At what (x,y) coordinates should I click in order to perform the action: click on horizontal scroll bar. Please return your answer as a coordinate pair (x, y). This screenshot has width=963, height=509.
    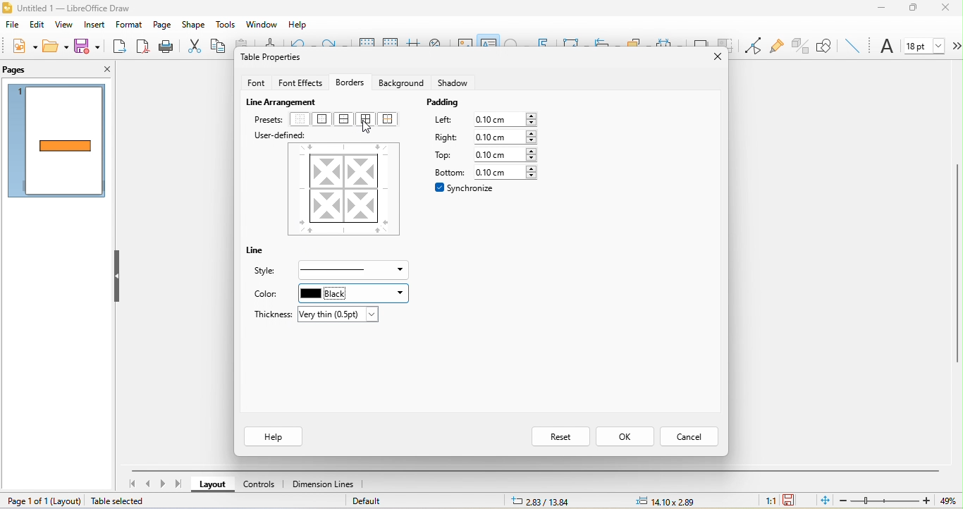
    Looking at the image, I should click on (535, 470).